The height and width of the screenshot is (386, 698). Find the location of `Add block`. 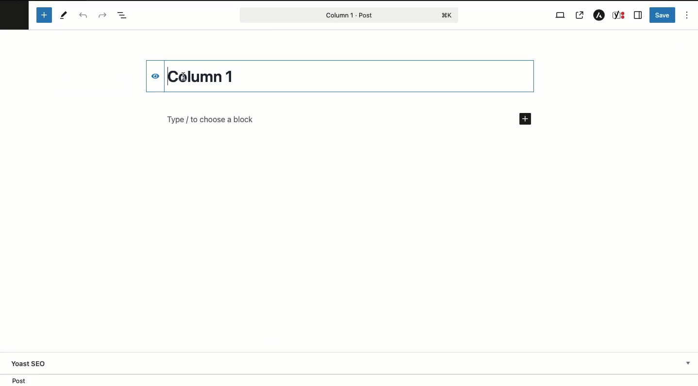

Add block is located at coordinates (44, 15).